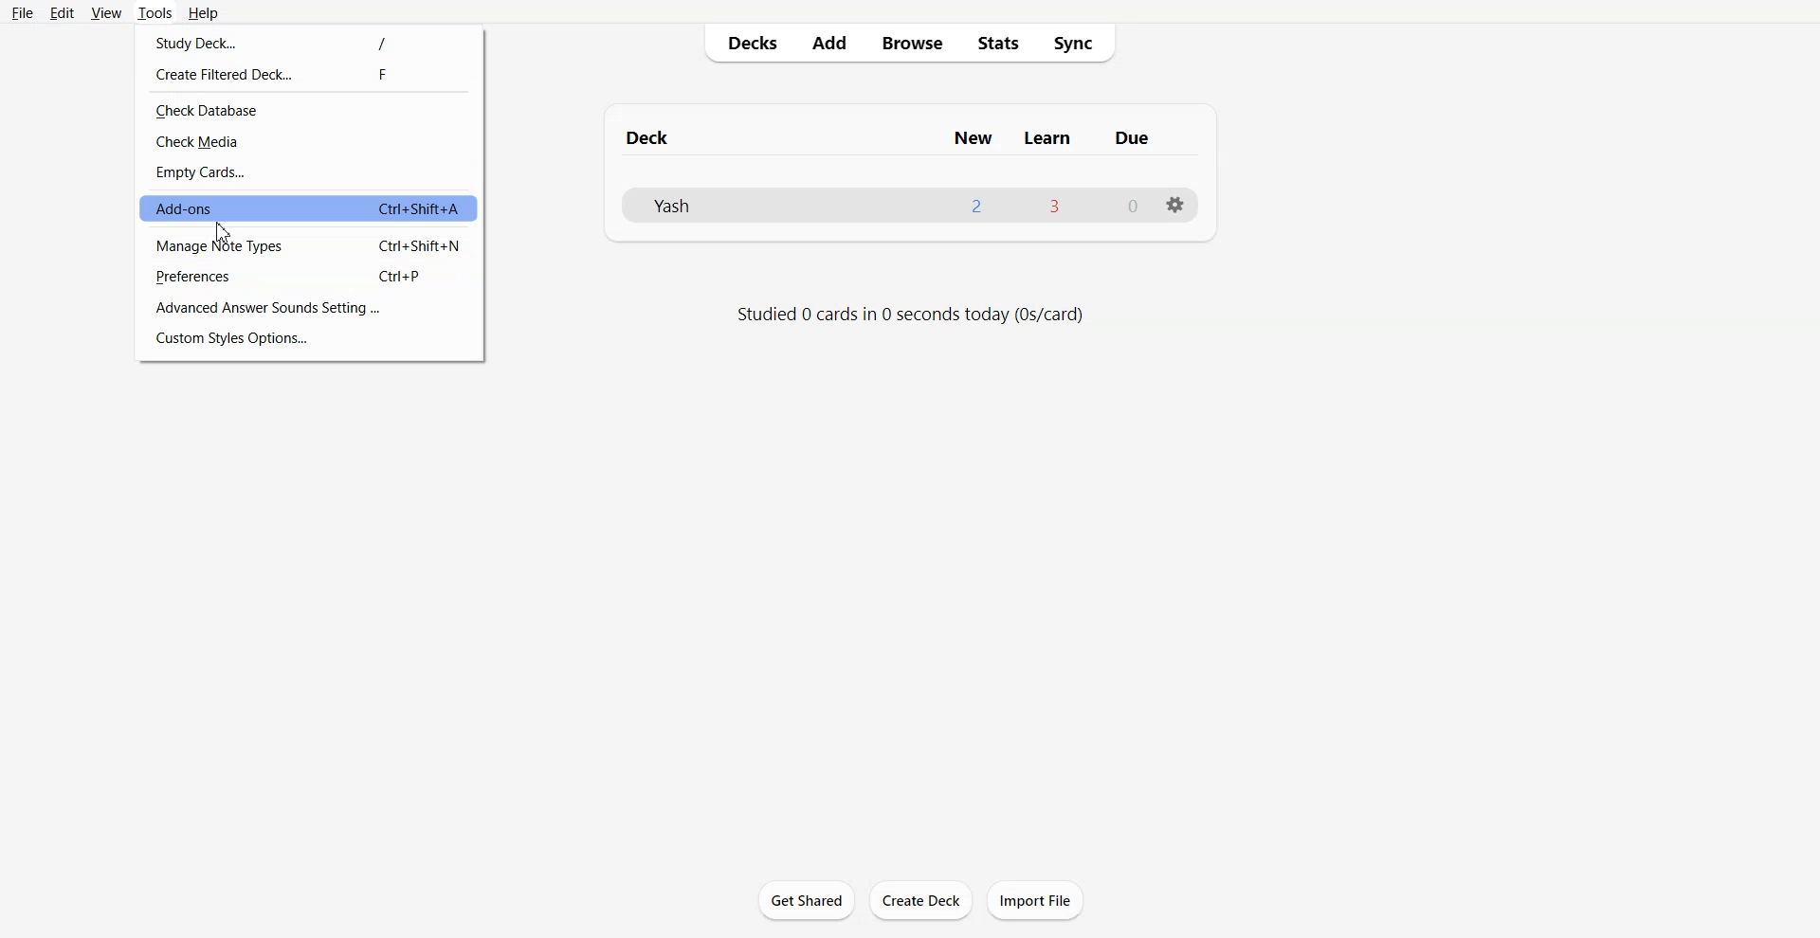 Image resolution: width=1820 pixels, height=938 pixels. Describe the element at coordinates (311, 277) in the screenshot. I see `Preferences` at that location.